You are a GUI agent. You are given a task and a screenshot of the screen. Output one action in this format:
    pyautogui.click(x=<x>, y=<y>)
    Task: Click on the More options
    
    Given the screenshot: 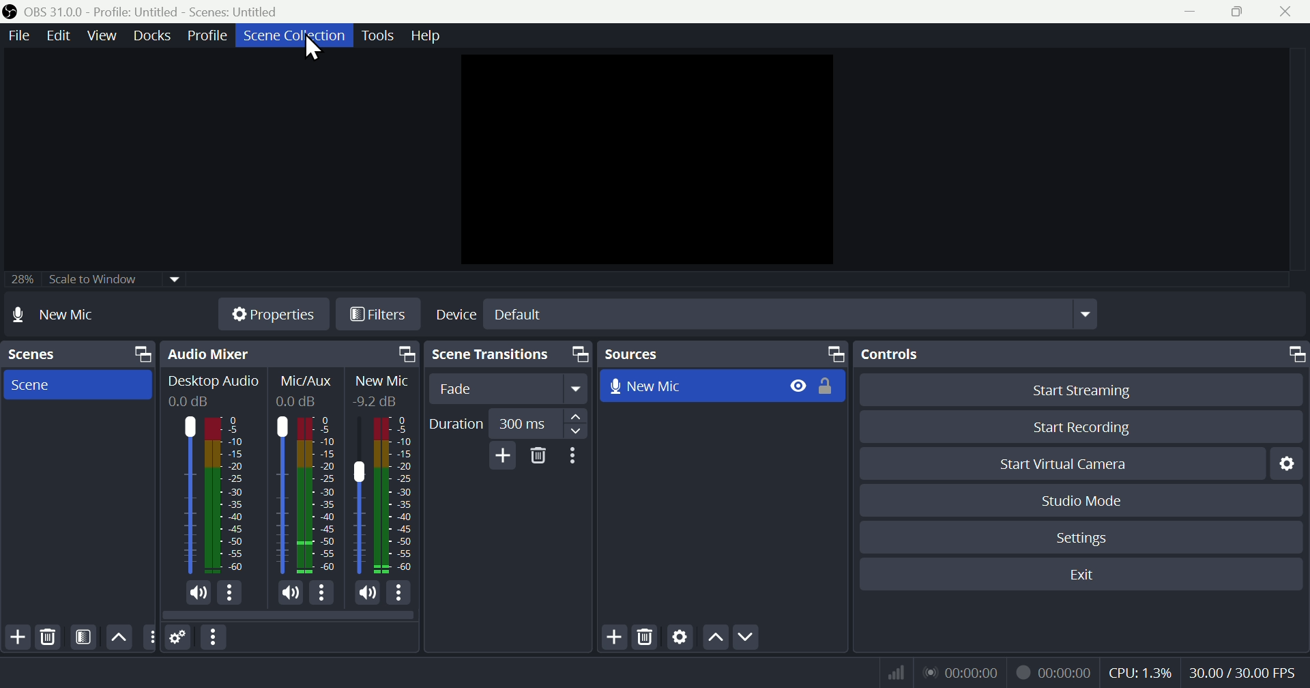 What is the action you would take?
    pyautogui.click(x=575, y=457)
    